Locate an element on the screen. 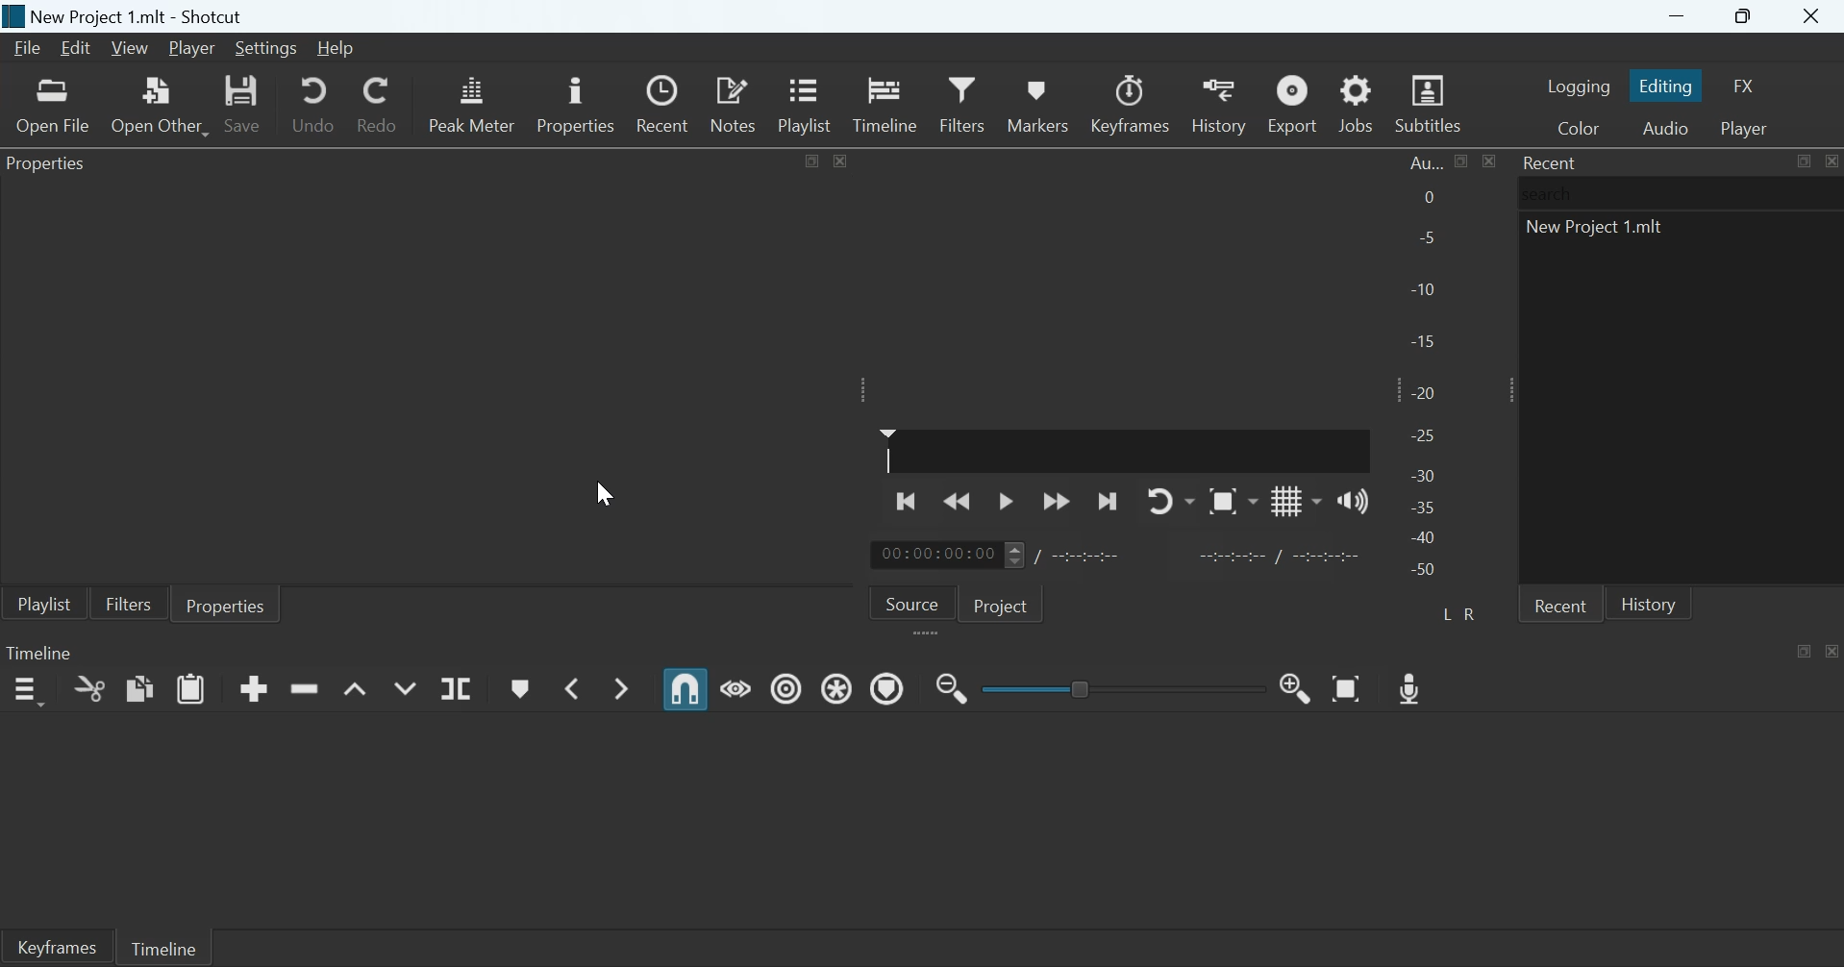 This screenshot has width=1844, height=967. Jobs is located at coordinates (1356, 103).